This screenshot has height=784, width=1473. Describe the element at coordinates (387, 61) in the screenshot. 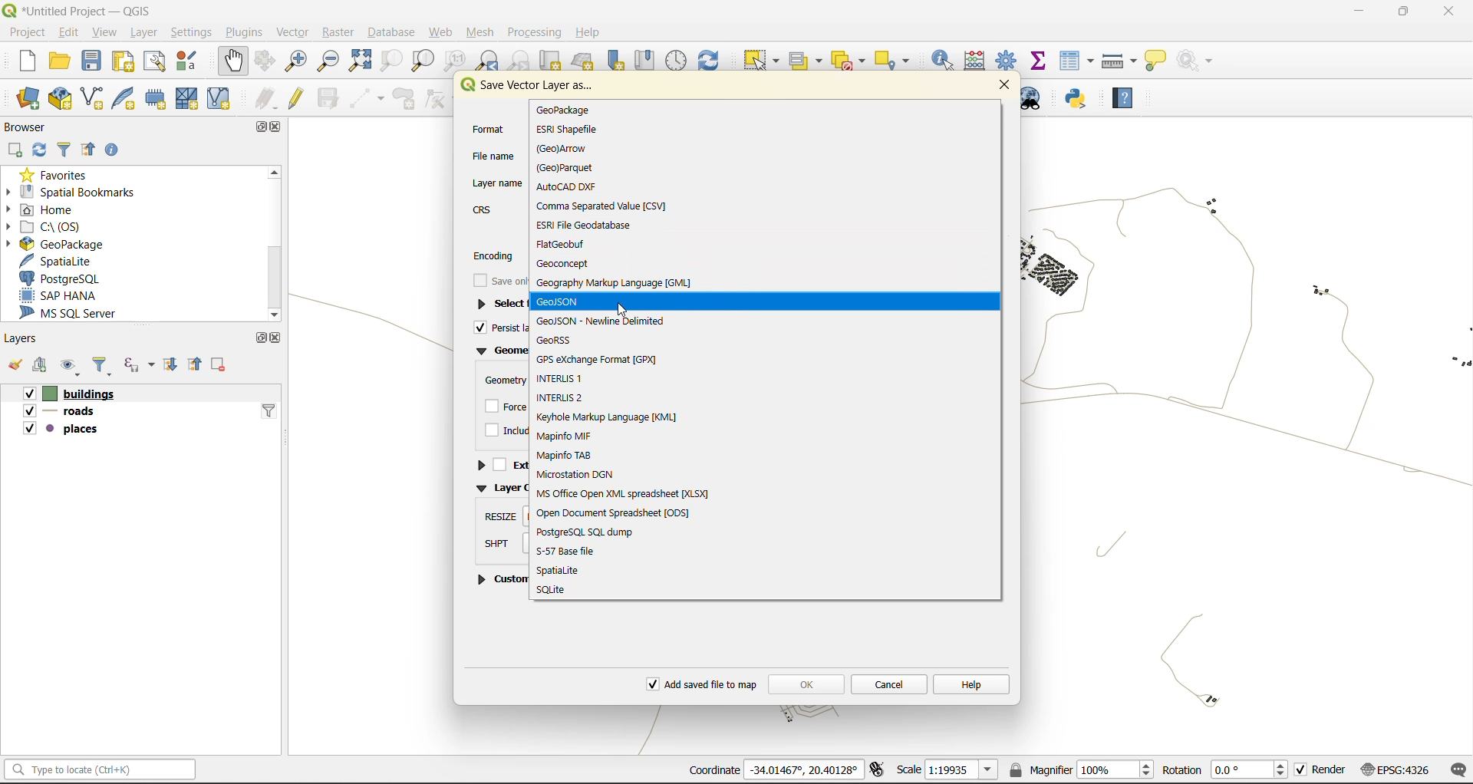

I see `zoom selection` at that location.